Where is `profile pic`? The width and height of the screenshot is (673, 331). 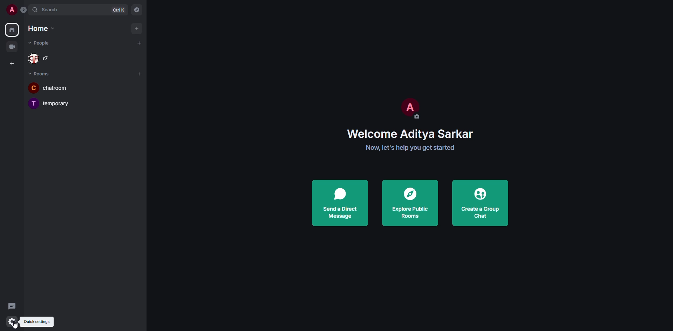 profile pic is located at coordinates (409, 108).